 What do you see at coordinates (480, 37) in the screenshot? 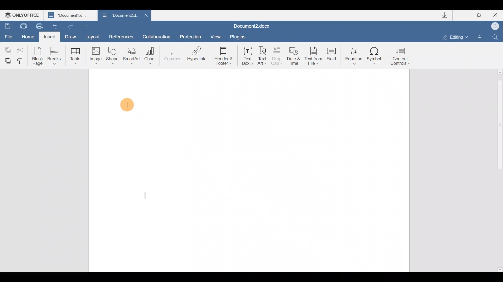
I see `Open file location` at bounding box center [480, 37].